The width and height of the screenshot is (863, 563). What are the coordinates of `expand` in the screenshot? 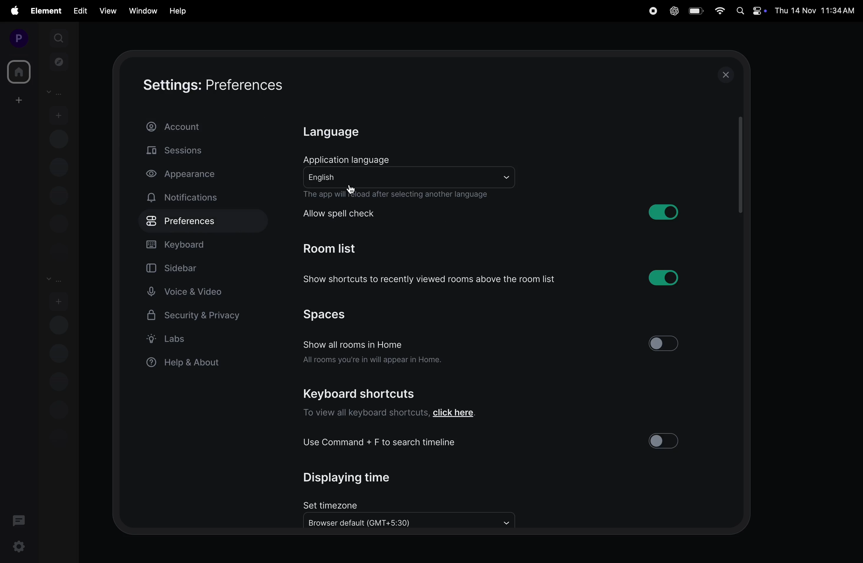 It's located at (38, 38).